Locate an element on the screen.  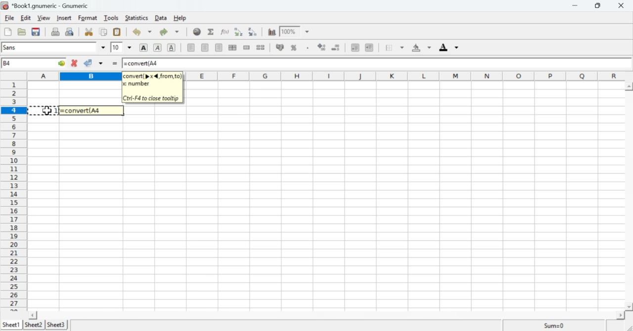
Background is located at coordinates (422, 48).